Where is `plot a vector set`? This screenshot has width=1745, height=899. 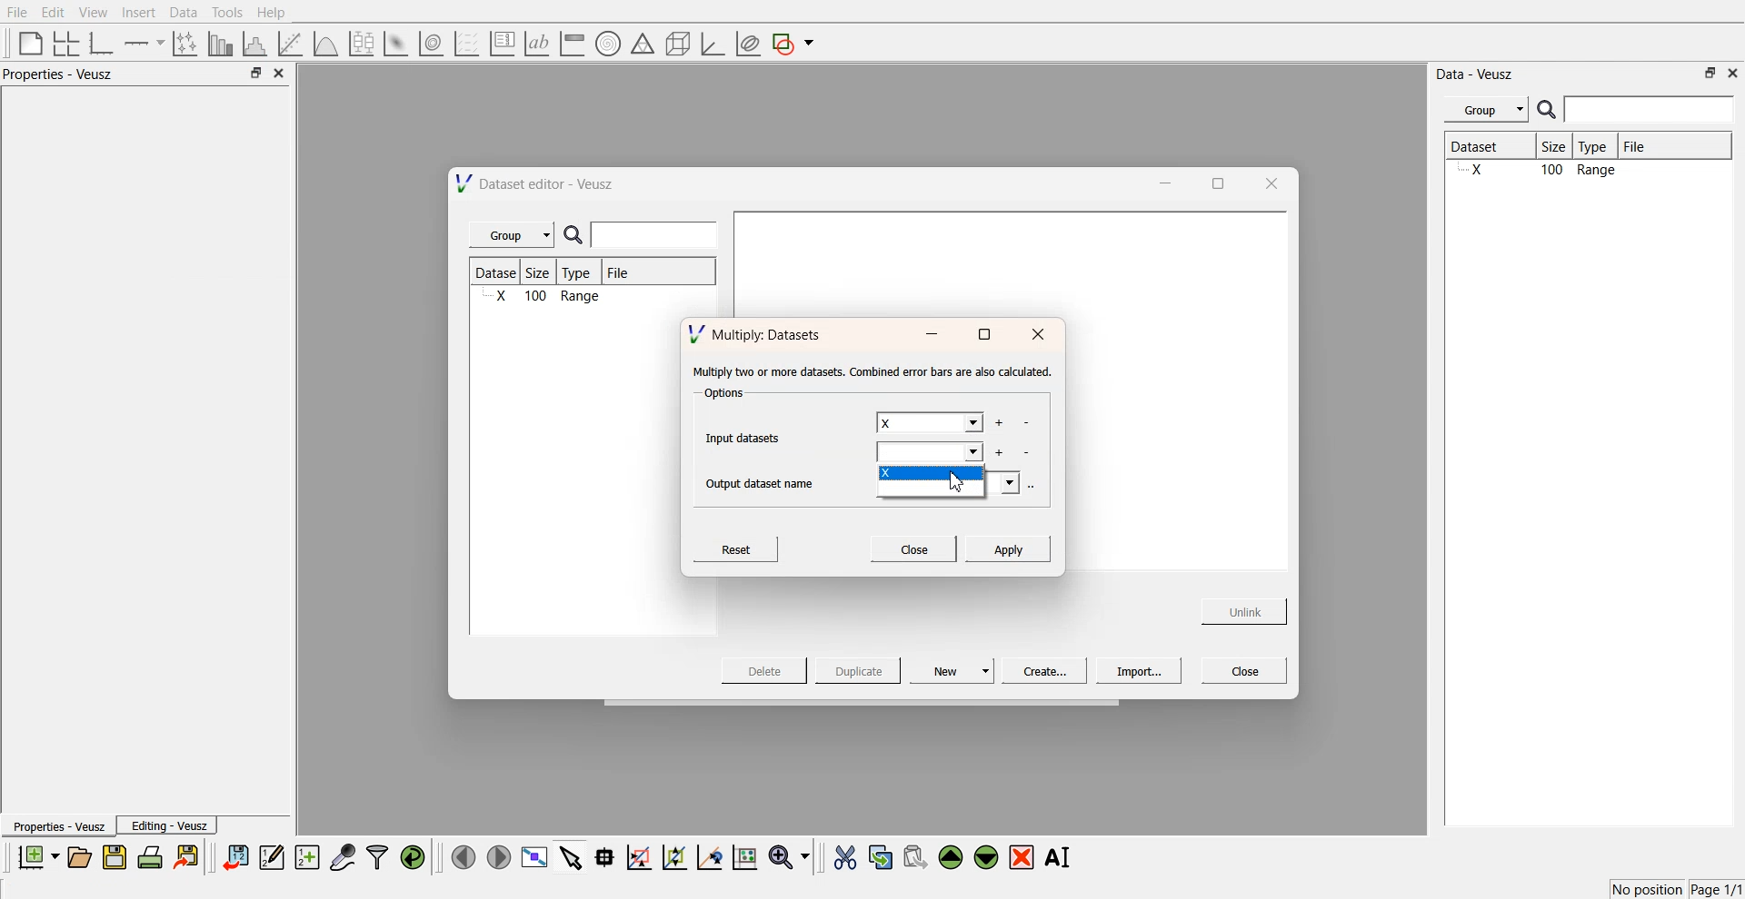 plot a vector set is located at coordinates (468, 44).